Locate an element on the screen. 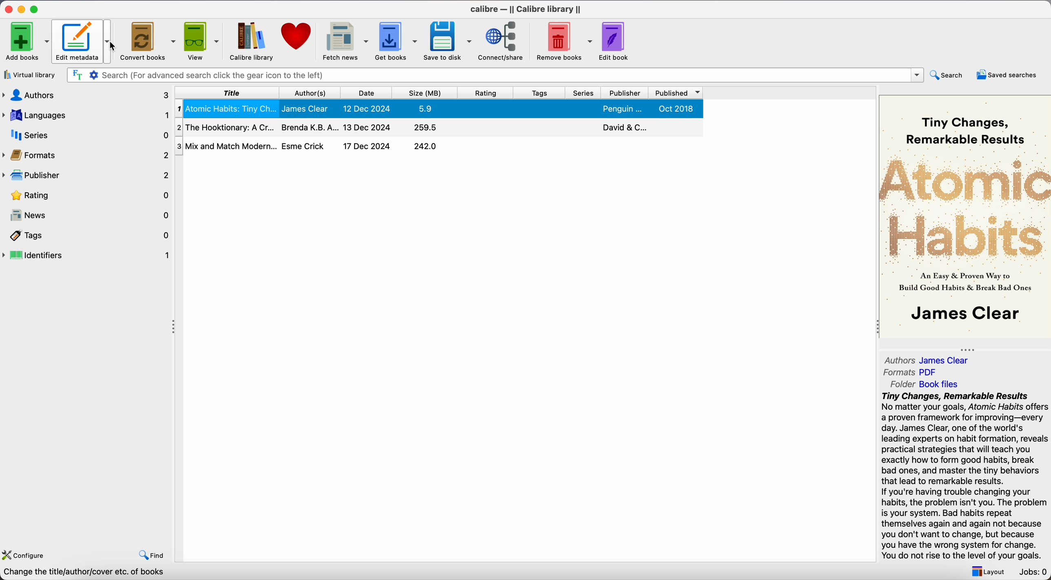 The width and height of the screenshot is (1051, 580). calibre library is located at coordinates (250, 41).